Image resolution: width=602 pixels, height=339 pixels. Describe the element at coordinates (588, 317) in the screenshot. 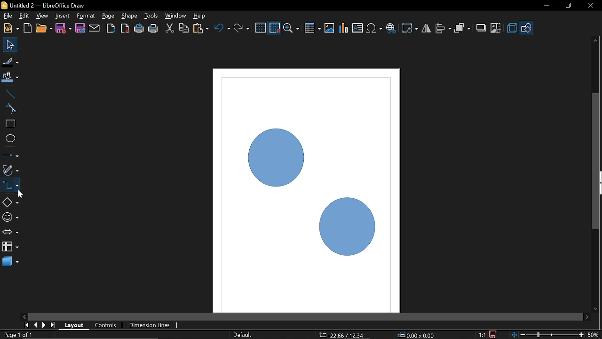

I see `Move right` at that location.